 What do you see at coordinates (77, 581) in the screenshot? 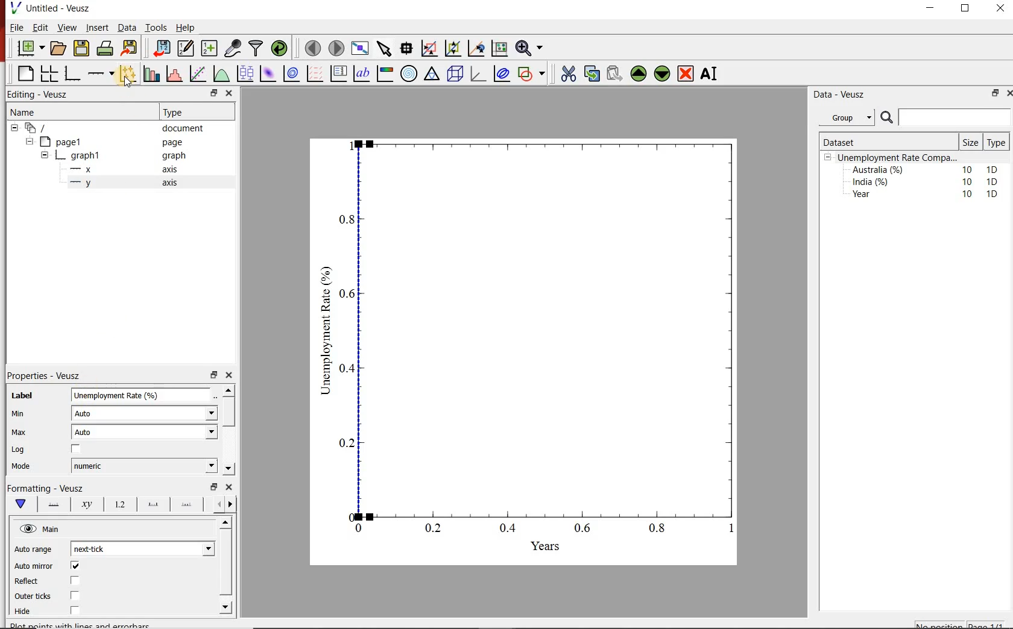
I see `checkbox` at bounding box center [77, 581].